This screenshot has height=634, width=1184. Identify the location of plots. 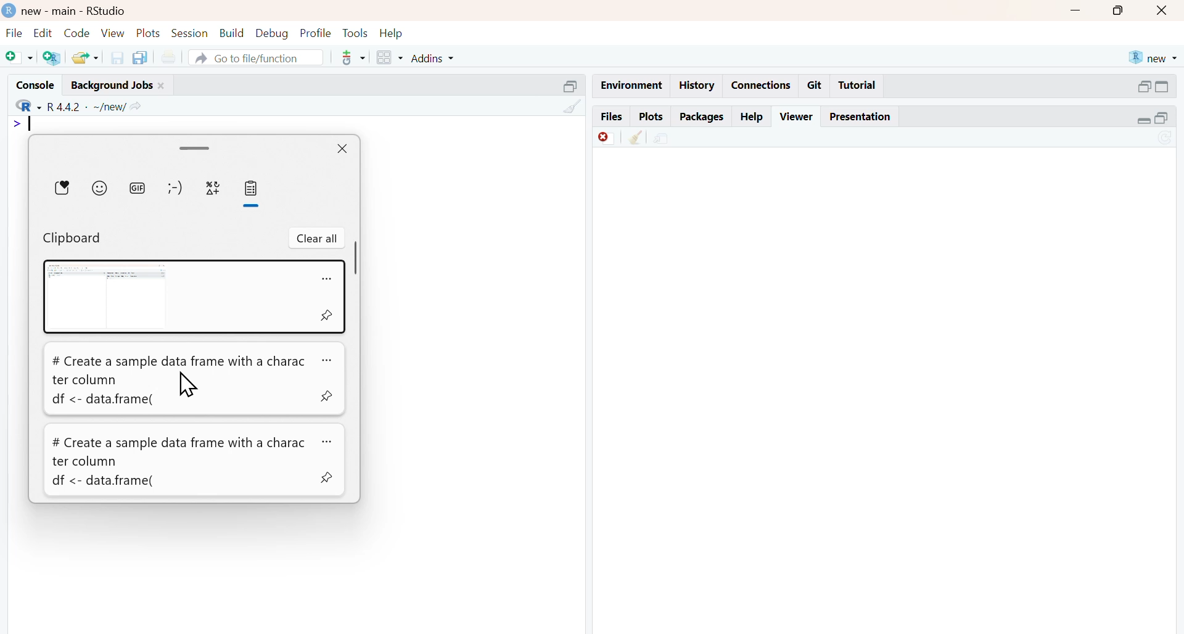
(148, 33).